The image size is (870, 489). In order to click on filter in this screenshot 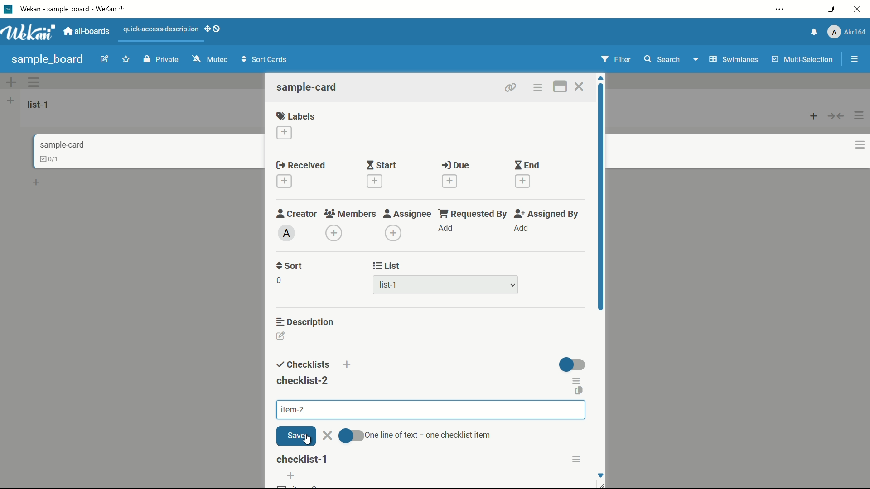, I will do `click(616, 60)`.